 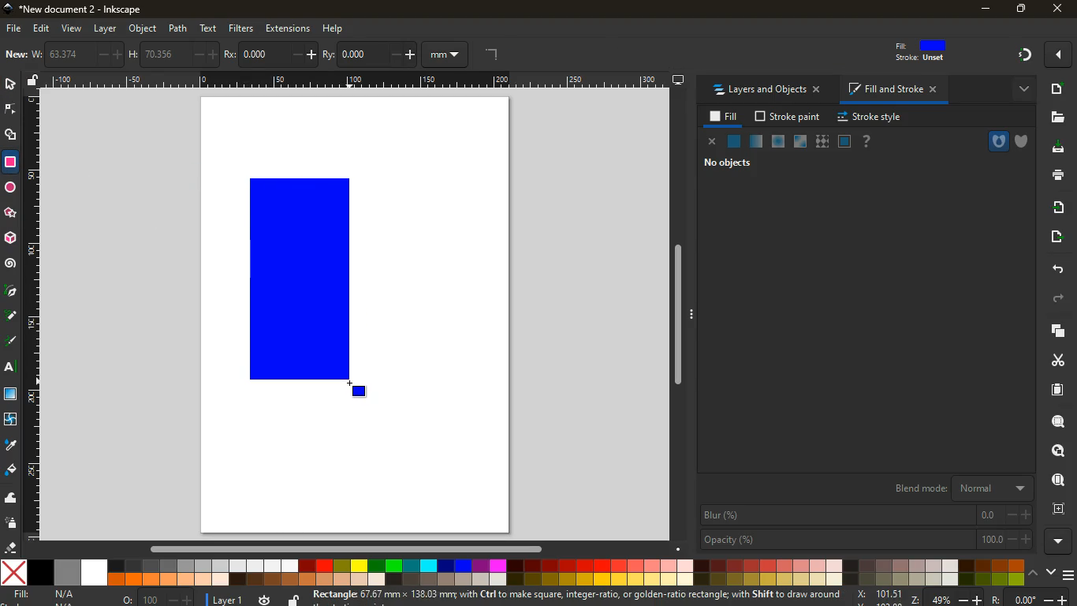 What do you see at coordinates (43, 29) in the screenshot?
I see `edit` at bounding box center [43, 29].